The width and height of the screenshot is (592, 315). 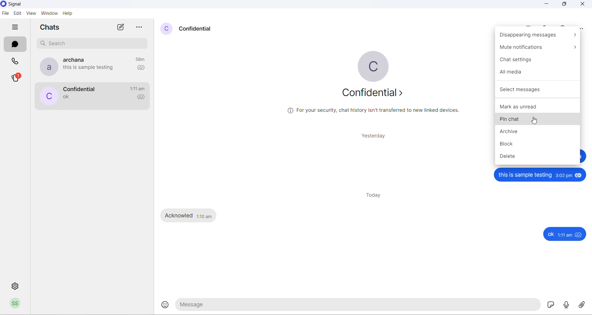 I want to click on contact name, so click(x=198, y=29).